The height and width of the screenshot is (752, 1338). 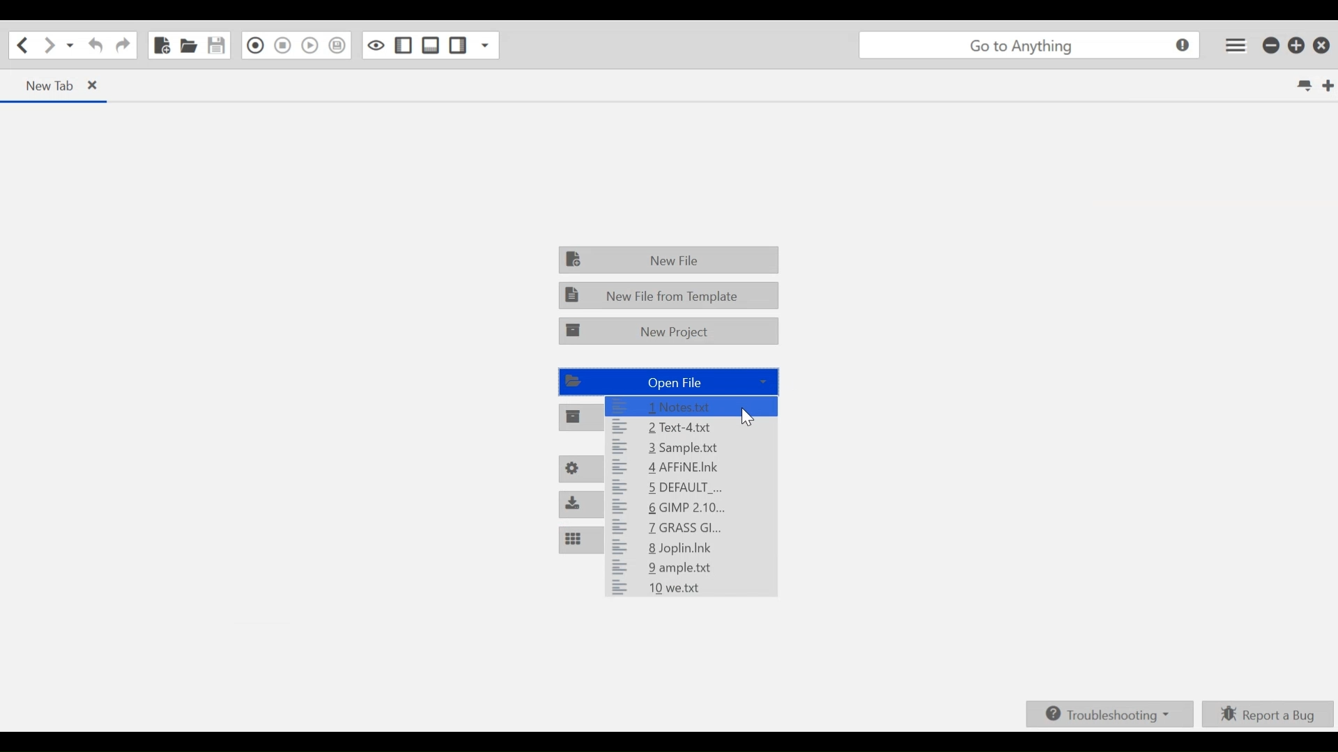 What do you see at coordinates (337, 46) in the screenshot?
I see `Save Macro to toolbox as Superscript` at bounding box center [337, 46].